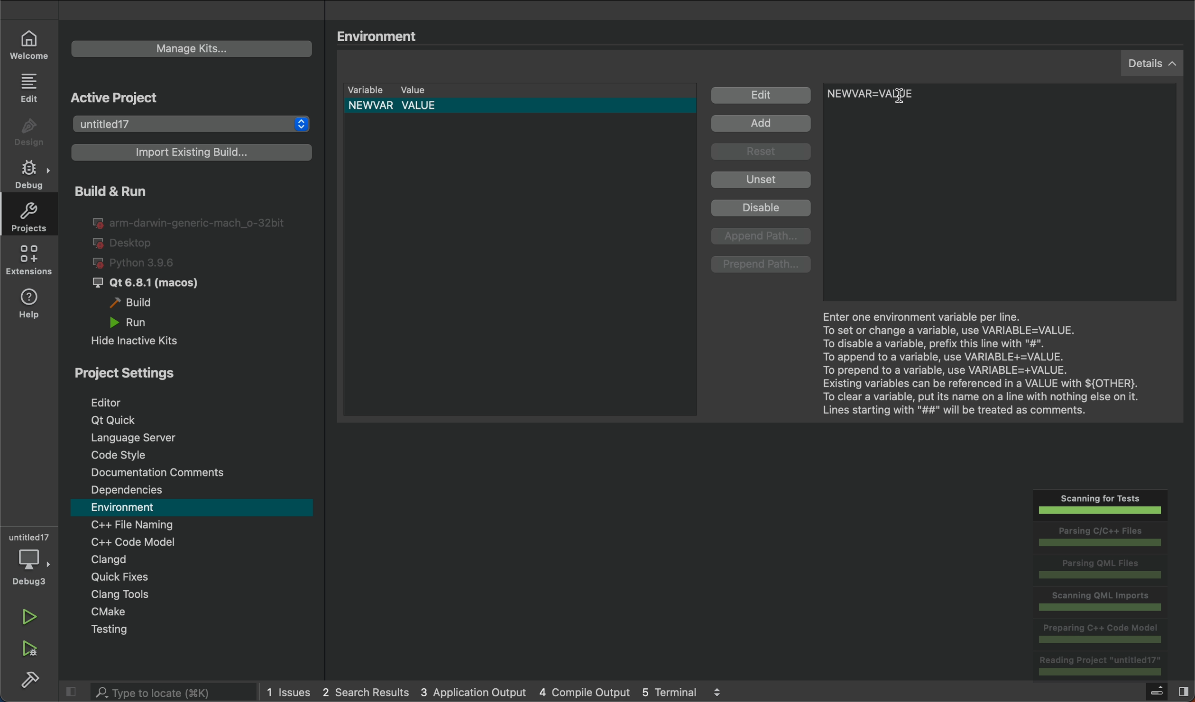 This screenshot has width=1195, height=702. What do you see at coordinates (763, 237) in the screenshot?
I see `append` at bounding box center [763, 237].